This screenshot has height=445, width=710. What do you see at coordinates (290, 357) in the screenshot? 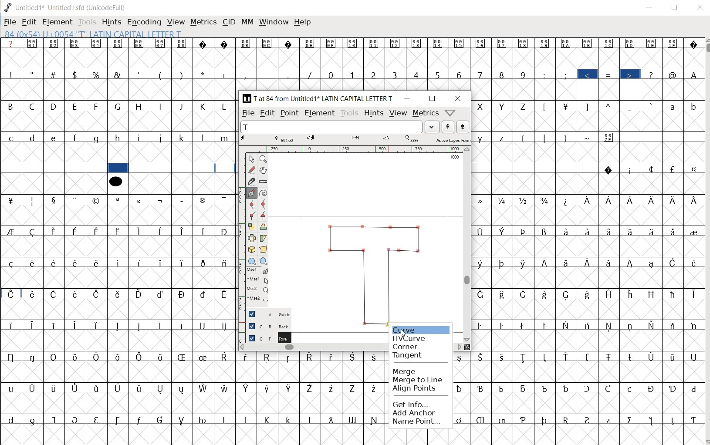
I see `Symbol` at bounding box center [290, 357].